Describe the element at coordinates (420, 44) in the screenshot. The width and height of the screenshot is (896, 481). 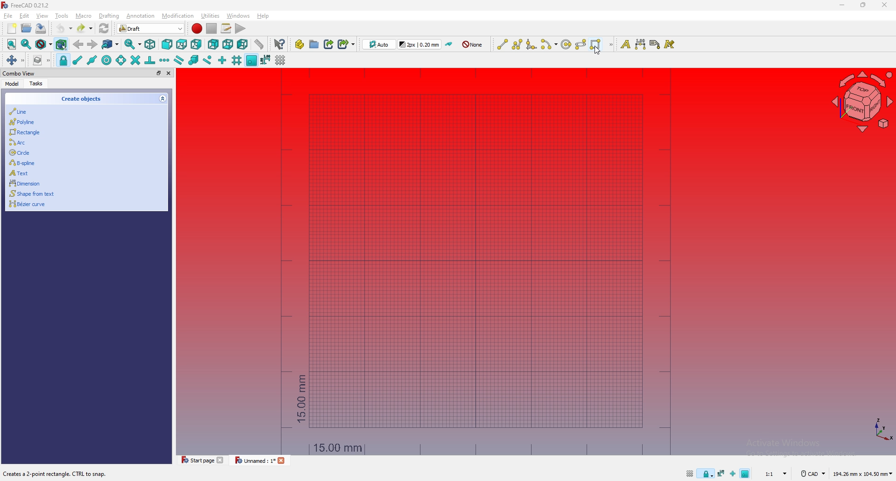
I see `change default style for new objects` at that location.